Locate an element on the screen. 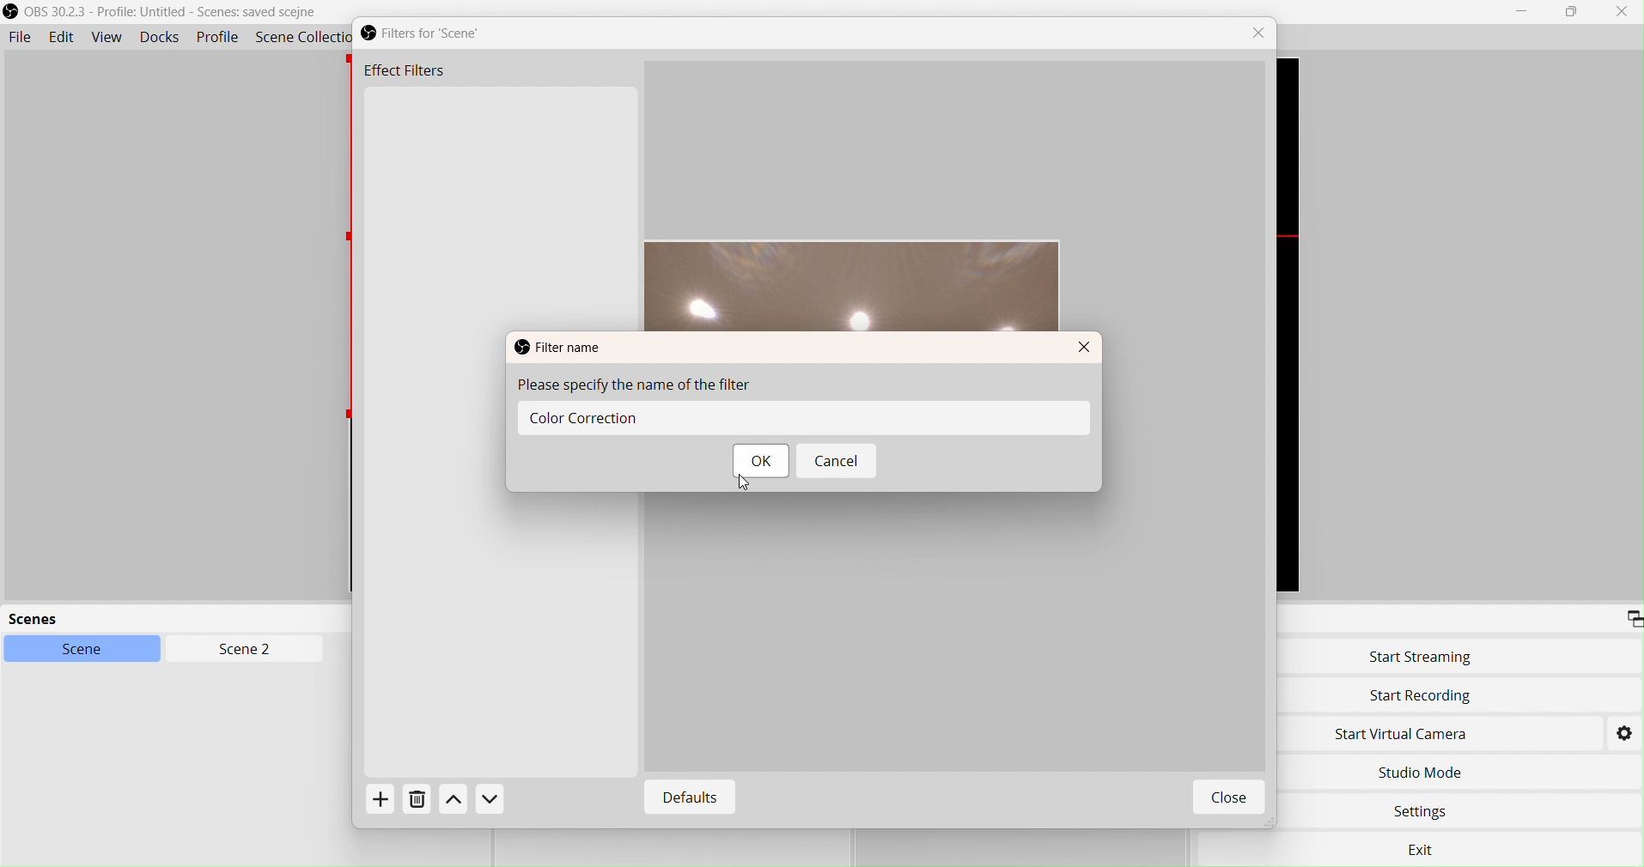 This screenshot has width=1644, height=867. Scen2 is located at coordinates (241, 651).